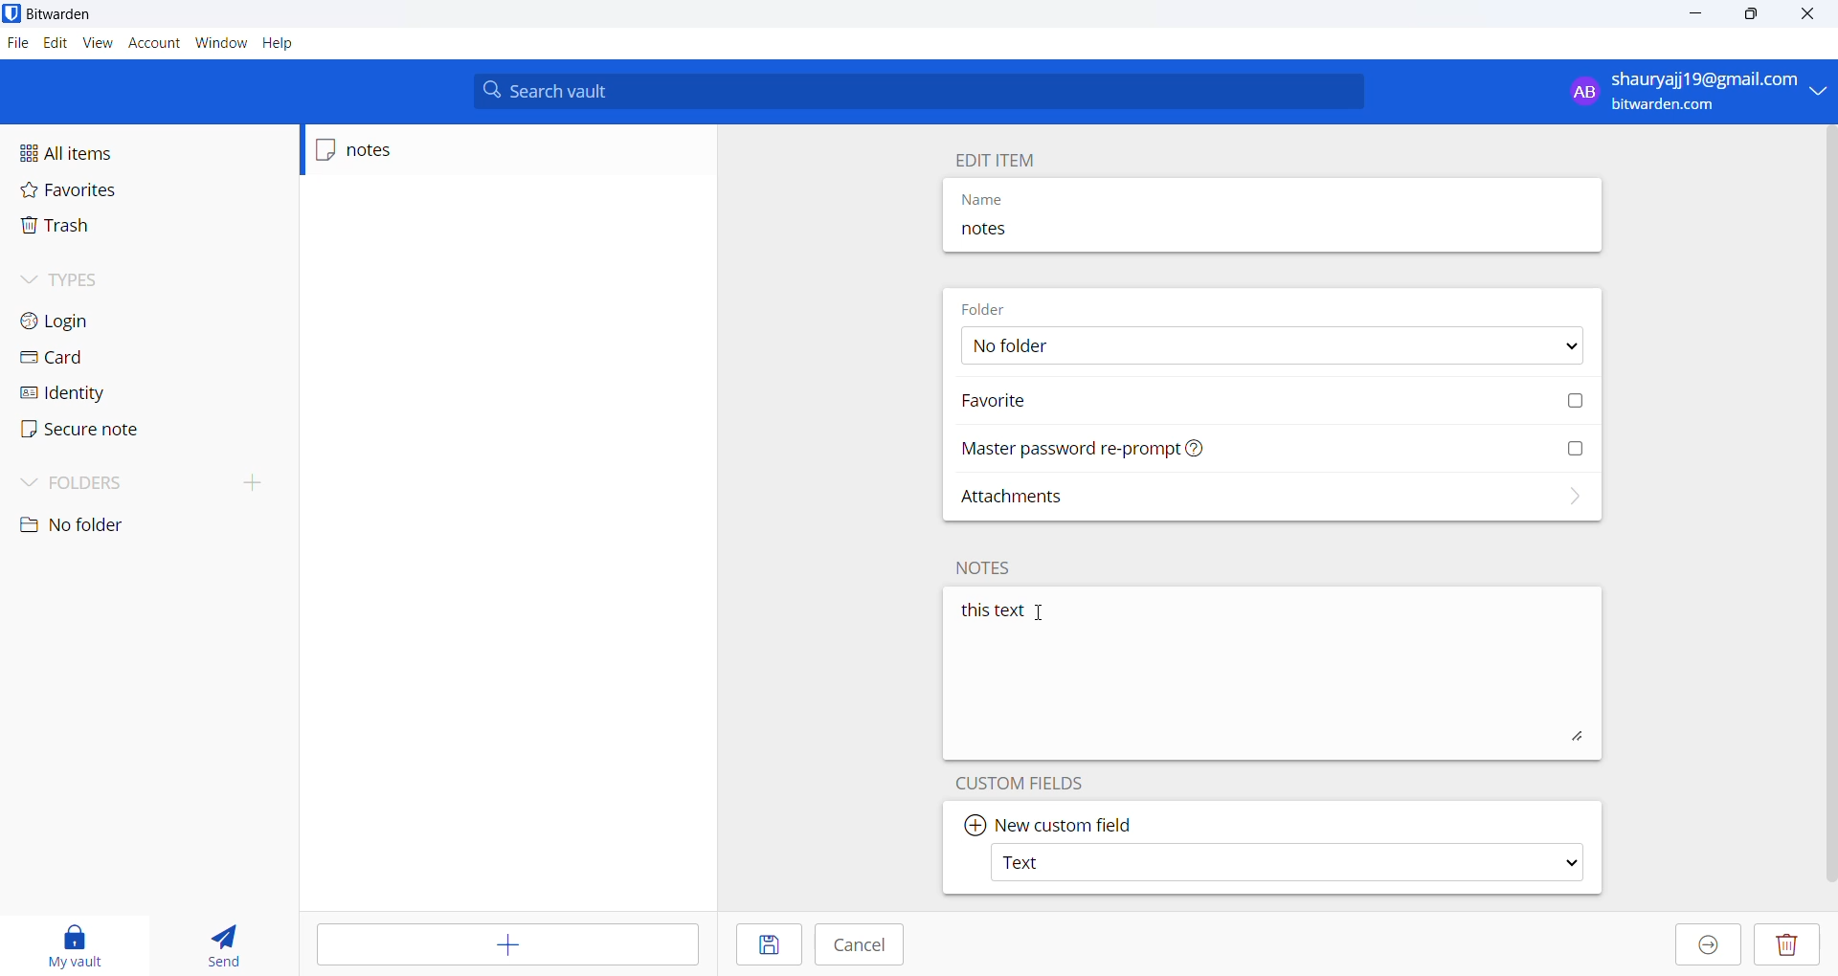 The image size is (1838, 976). What do you see at coordinates (987, 567) in the screenshot?
I see `notes` at bounding box center [987, 567].